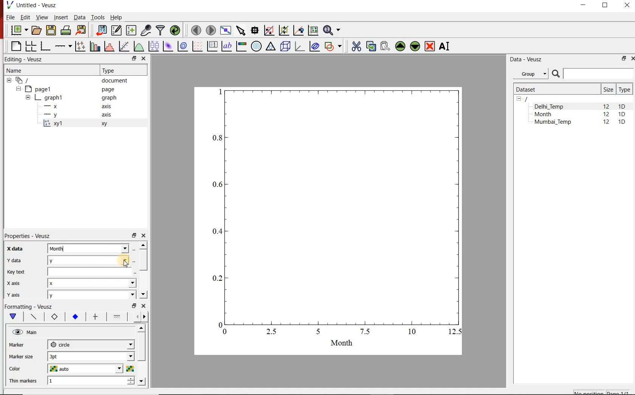 This screenshot has height=395, width=635. What do you see at coordinates (74, 107) in the screenshot?
I see `-x axis` at bounding box center [74, 107].